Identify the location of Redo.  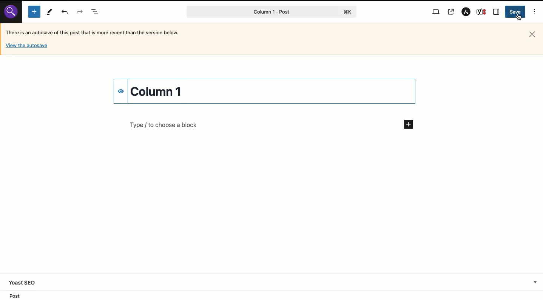
(80, 12).